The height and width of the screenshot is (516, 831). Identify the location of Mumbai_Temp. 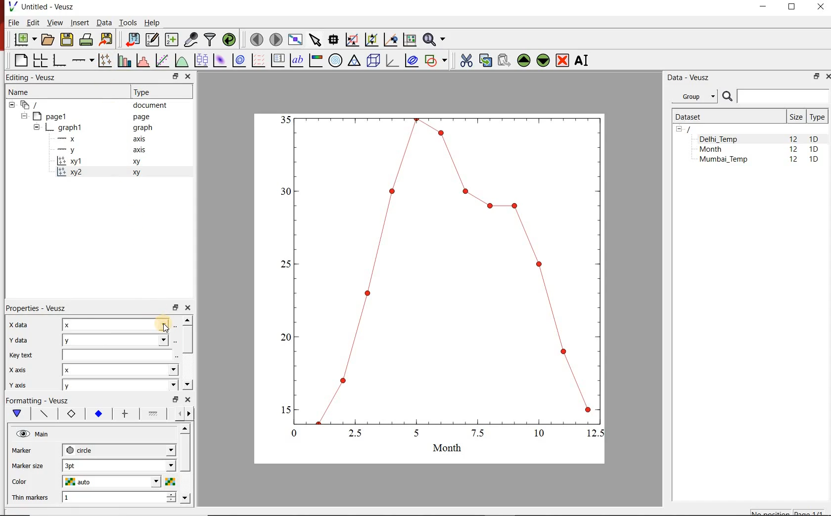
(723, 160).